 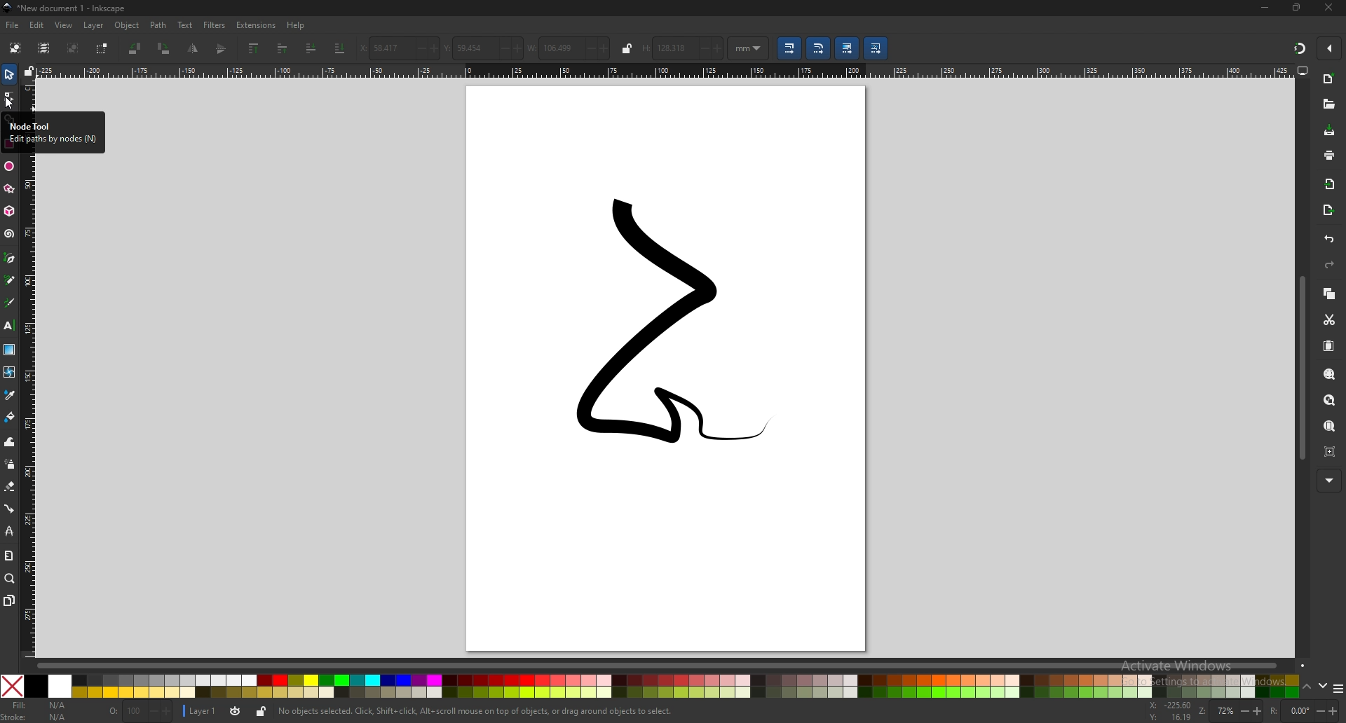 What do you see at coordinates (140, 712) in the screenshot?
I see `Opacity` at bounding box center [140, 712].